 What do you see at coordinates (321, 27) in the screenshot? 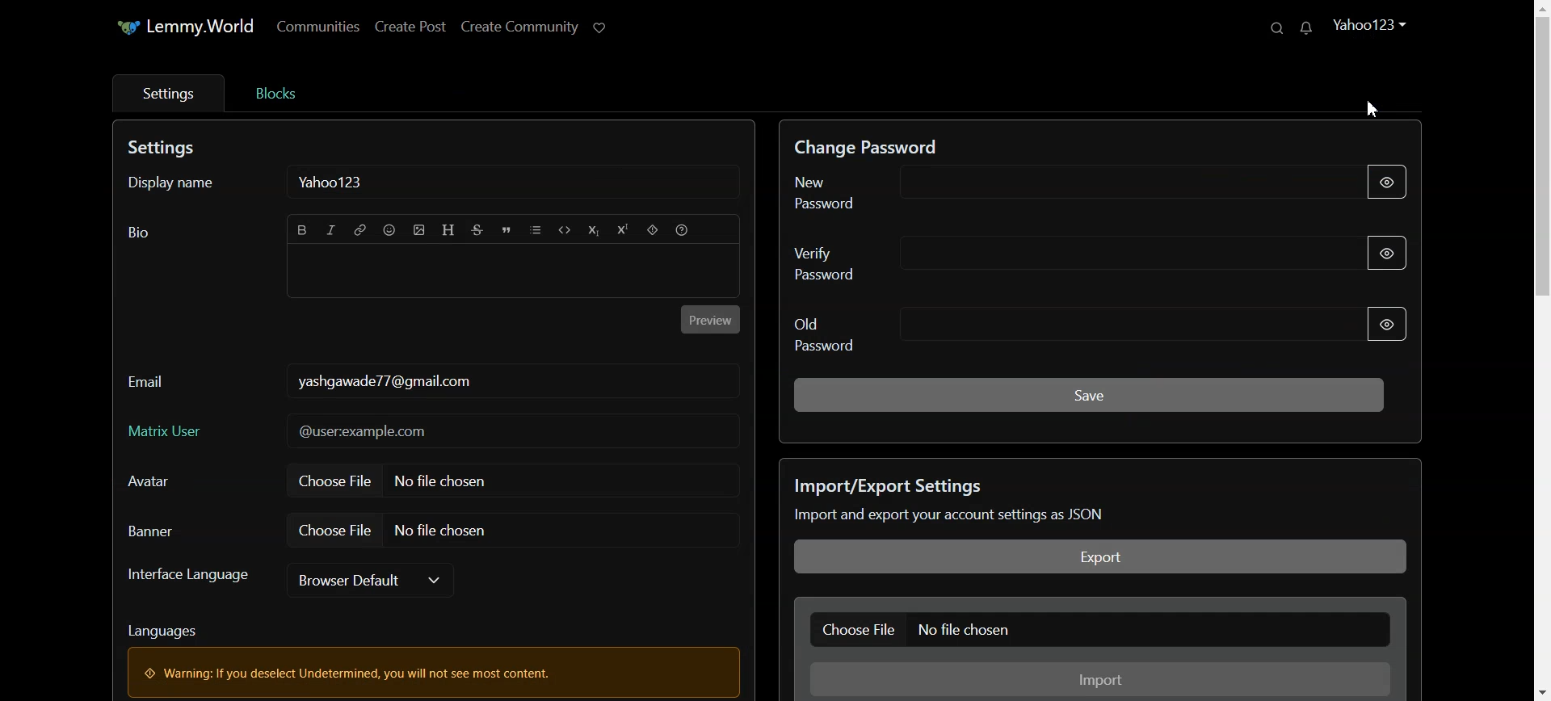
I see `Communities` at bounding box center [321, 27].